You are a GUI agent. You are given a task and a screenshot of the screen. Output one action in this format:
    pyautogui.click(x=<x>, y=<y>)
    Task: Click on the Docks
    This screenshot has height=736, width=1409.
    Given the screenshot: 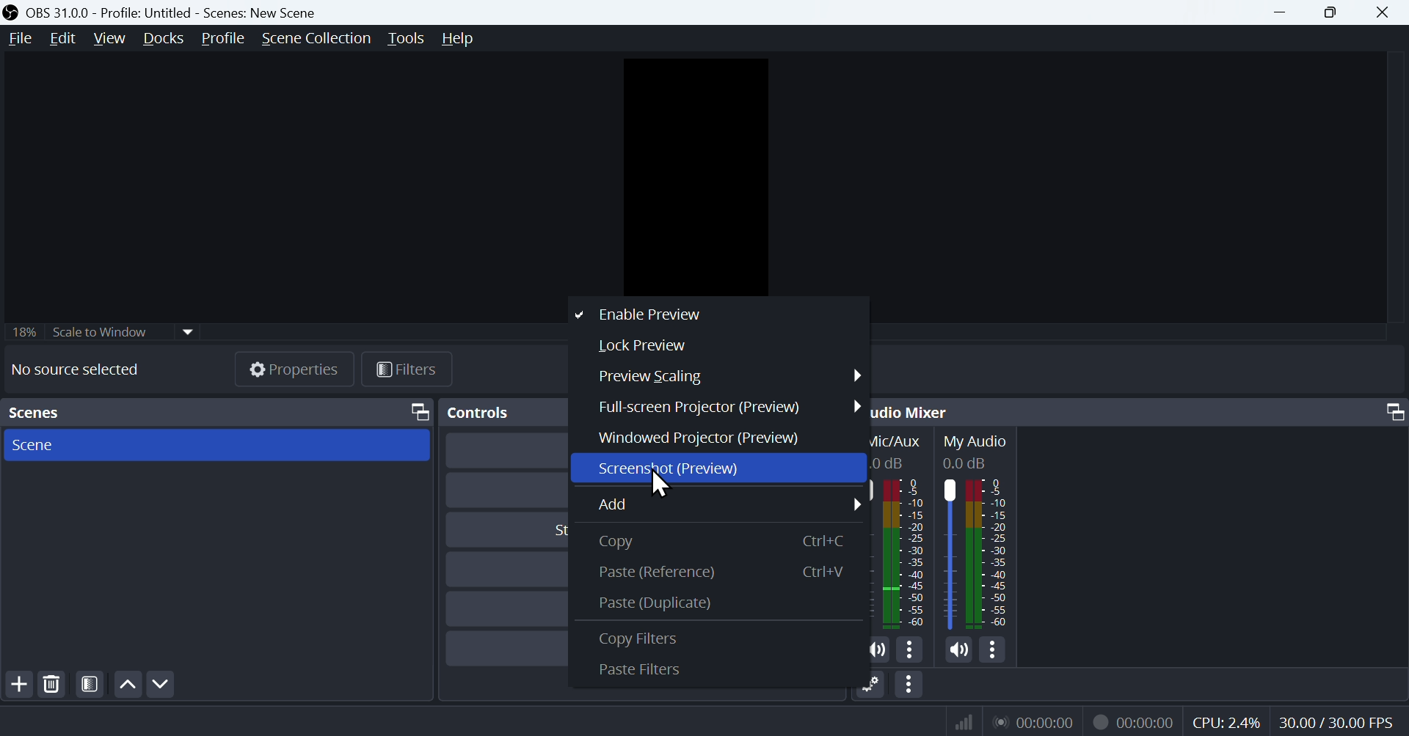 What is the action you would take?
    pyautogui.click(x=163, y=38)
    